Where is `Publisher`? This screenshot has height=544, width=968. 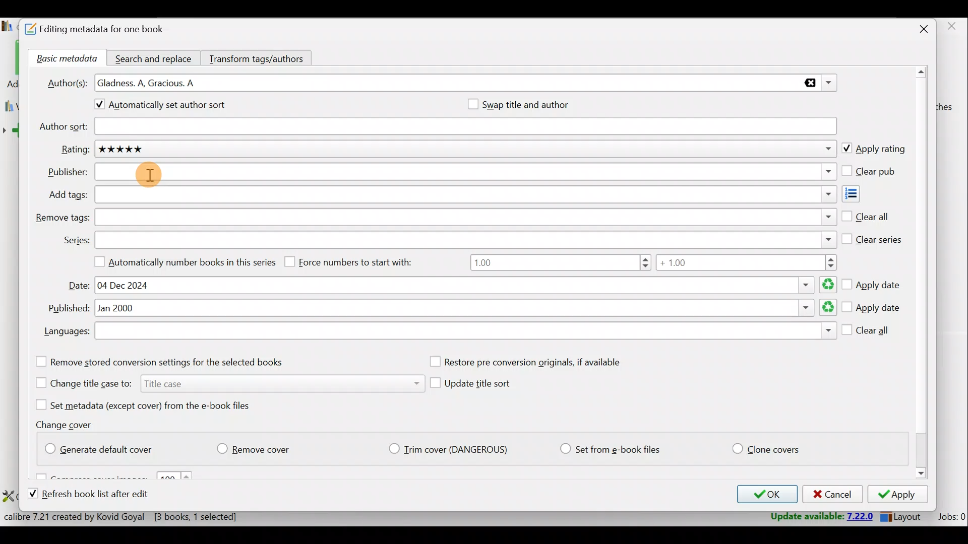
Publisher is located at coordinates (465, 173).